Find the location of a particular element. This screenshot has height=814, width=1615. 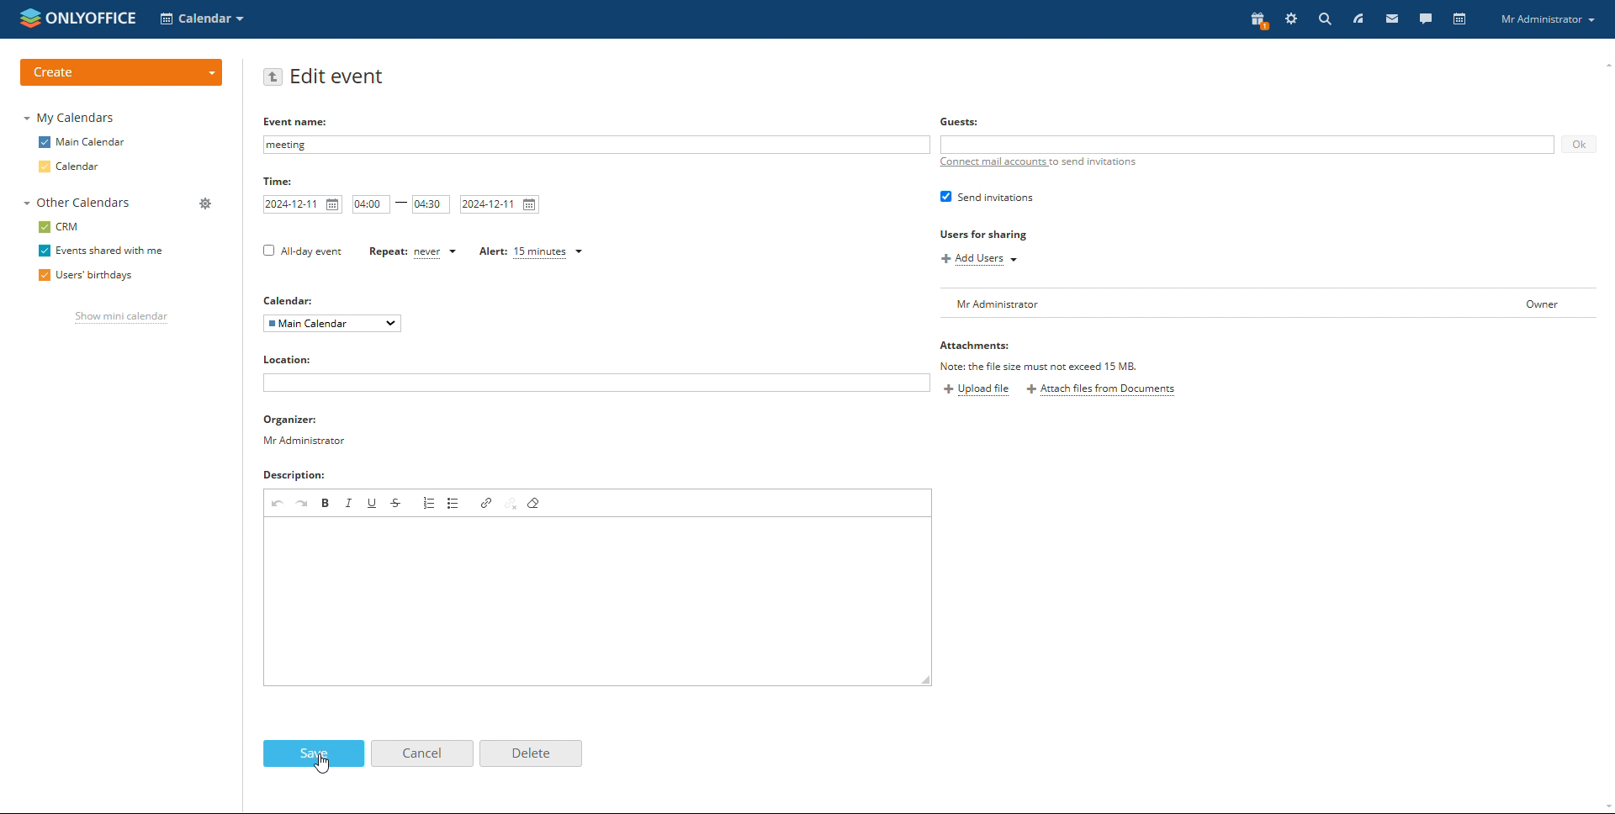

add users is located at coordinates (977, 260).